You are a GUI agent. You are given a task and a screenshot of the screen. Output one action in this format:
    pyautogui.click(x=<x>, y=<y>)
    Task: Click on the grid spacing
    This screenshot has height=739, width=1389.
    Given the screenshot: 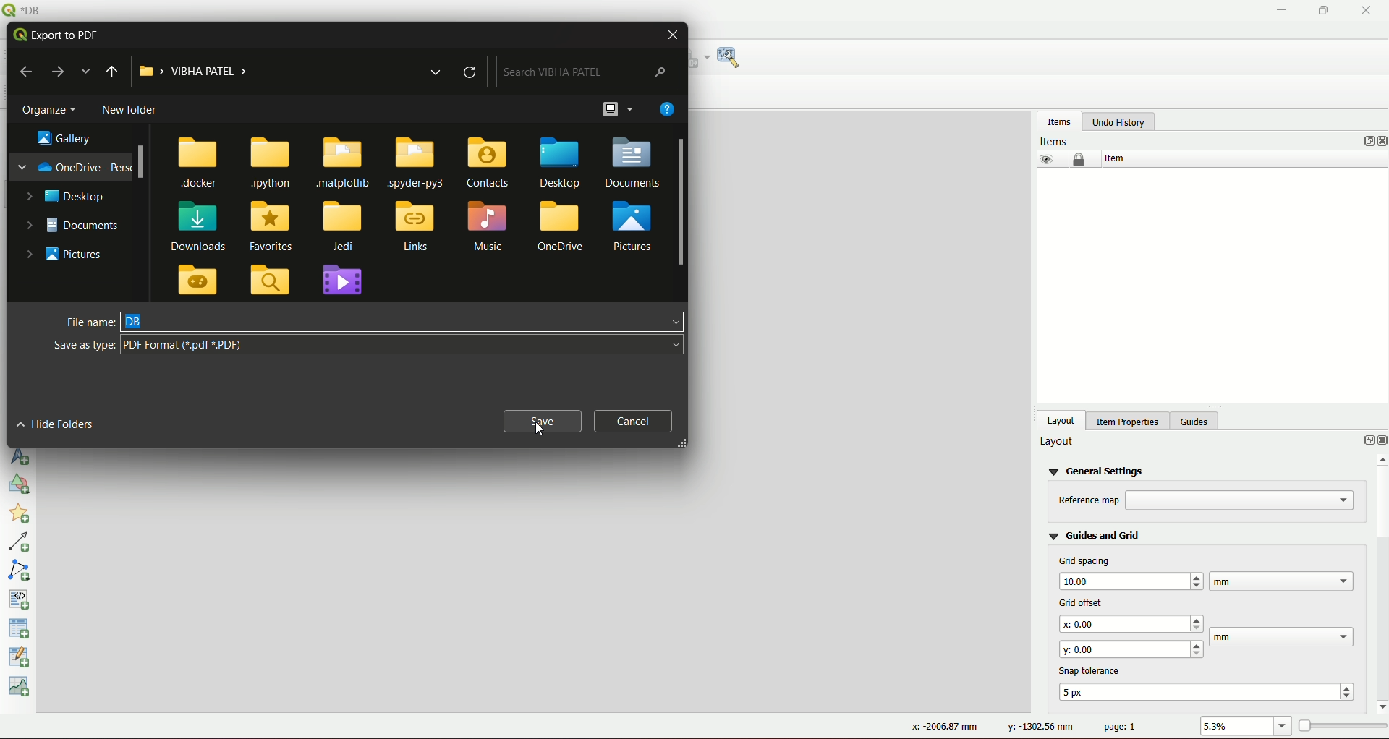 What is the action you would take?
    pyautogui.click(x=1085, y=560)
    